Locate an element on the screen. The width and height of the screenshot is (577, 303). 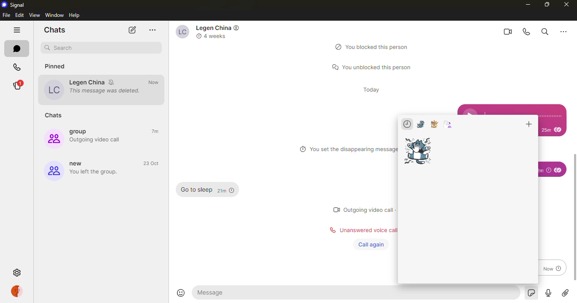
sticker type is located at coordinates (421, 124).